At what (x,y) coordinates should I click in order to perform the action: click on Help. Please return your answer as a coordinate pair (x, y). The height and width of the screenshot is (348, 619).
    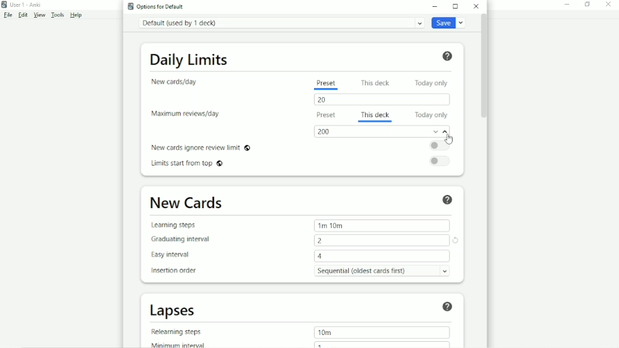
    Looking at the image, I should click on (447, 56).